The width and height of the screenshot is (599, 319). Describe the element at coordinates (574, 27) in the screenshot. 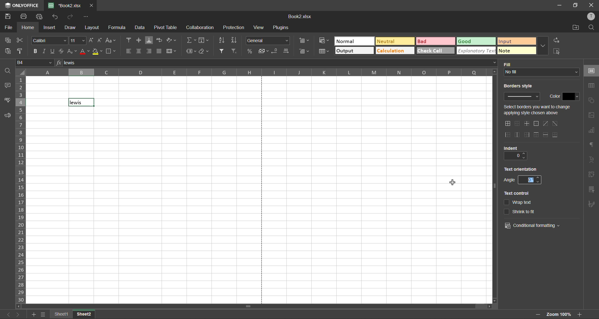

I see `open location` at that location.